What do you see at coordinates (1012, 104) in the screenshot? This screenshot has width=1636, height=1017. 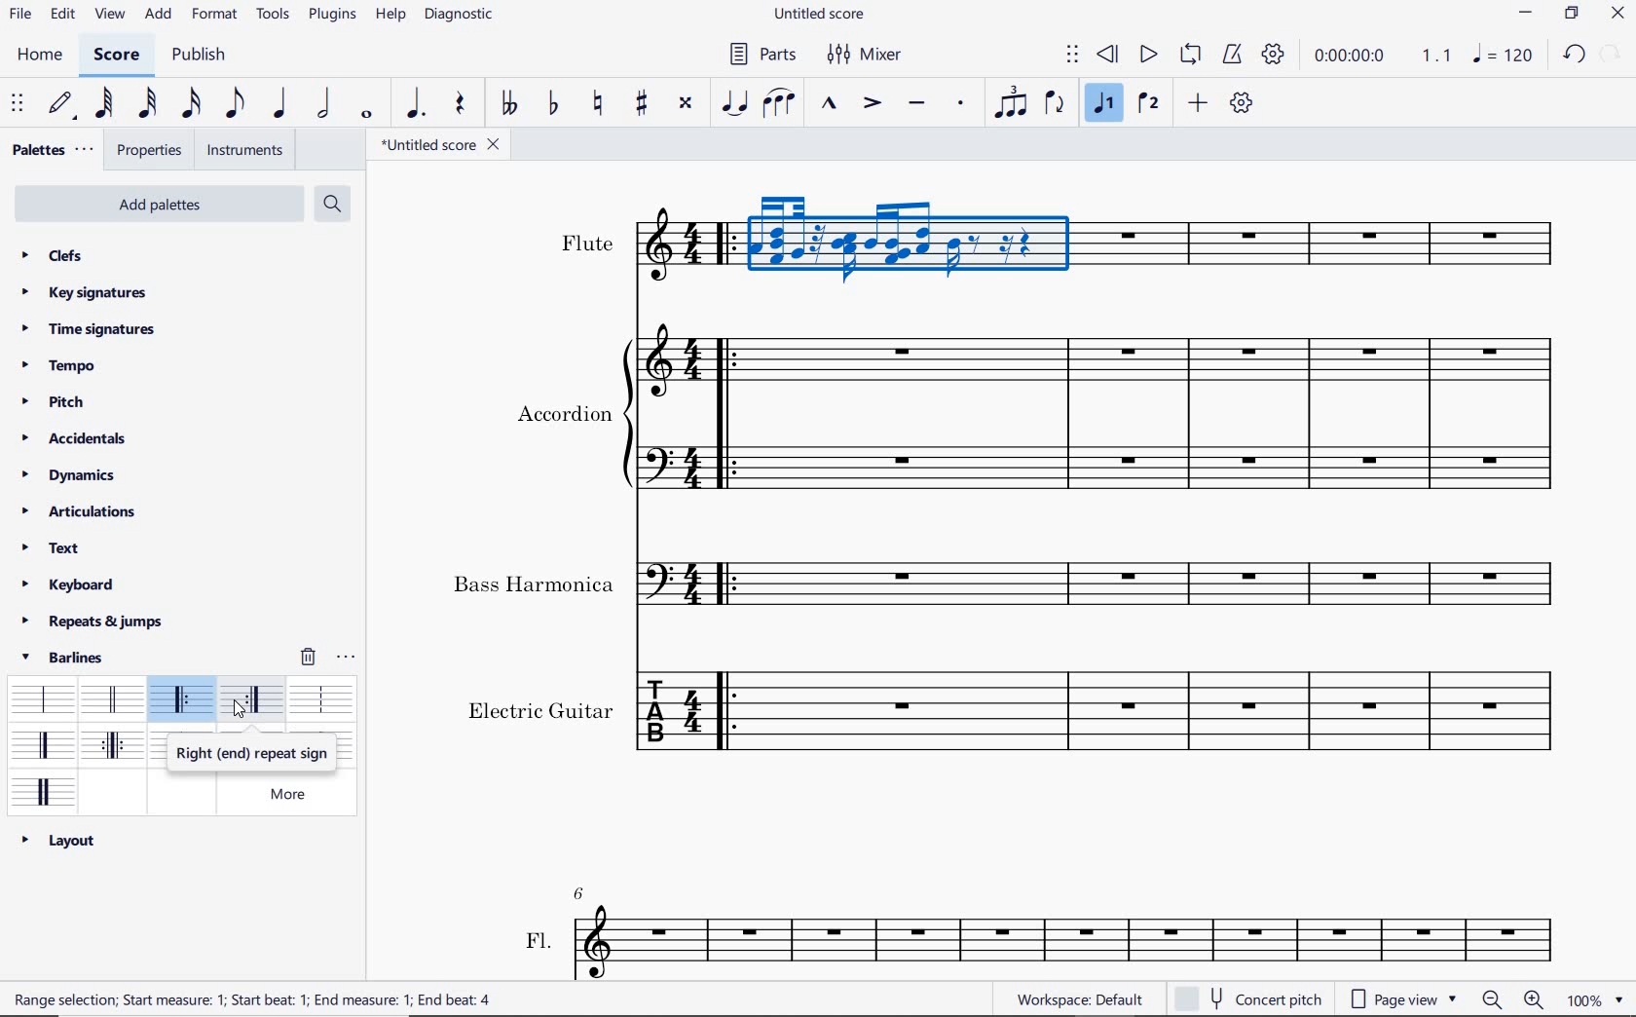 I see `tuplet` at bounding box center [1012, 104].